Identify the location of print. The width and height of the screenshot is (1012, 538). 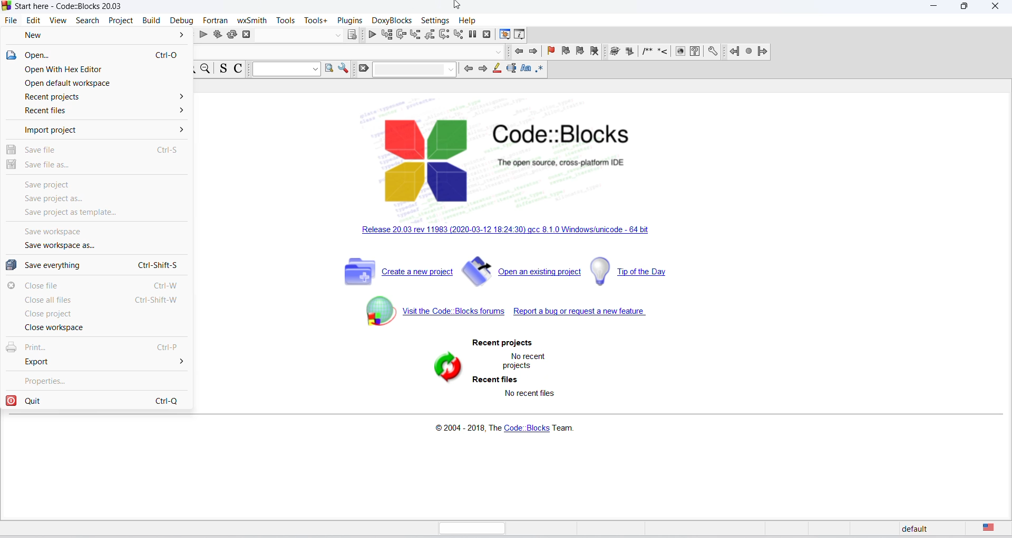
(103, 348).